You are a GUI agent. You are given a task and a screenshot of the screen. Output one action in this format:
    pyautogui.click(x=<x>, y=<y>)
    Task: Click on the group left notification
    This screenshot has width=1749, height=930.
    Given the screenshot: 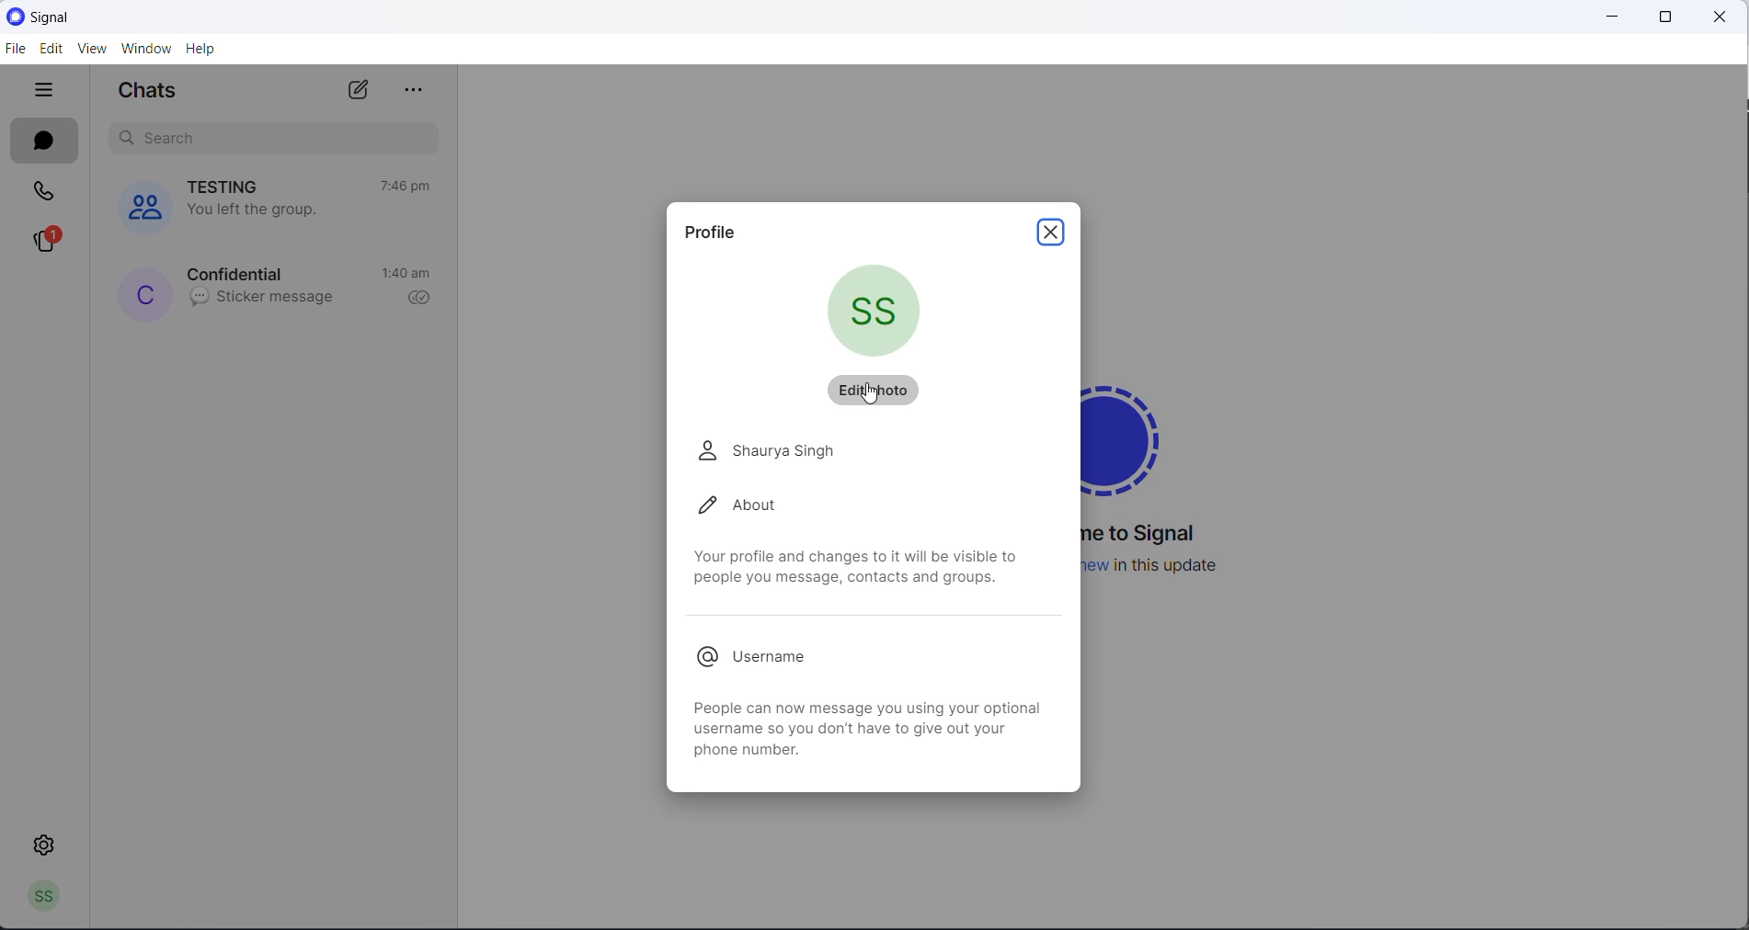 What is the action you would take?
    pyautogui.click(x=252, y=214)
    